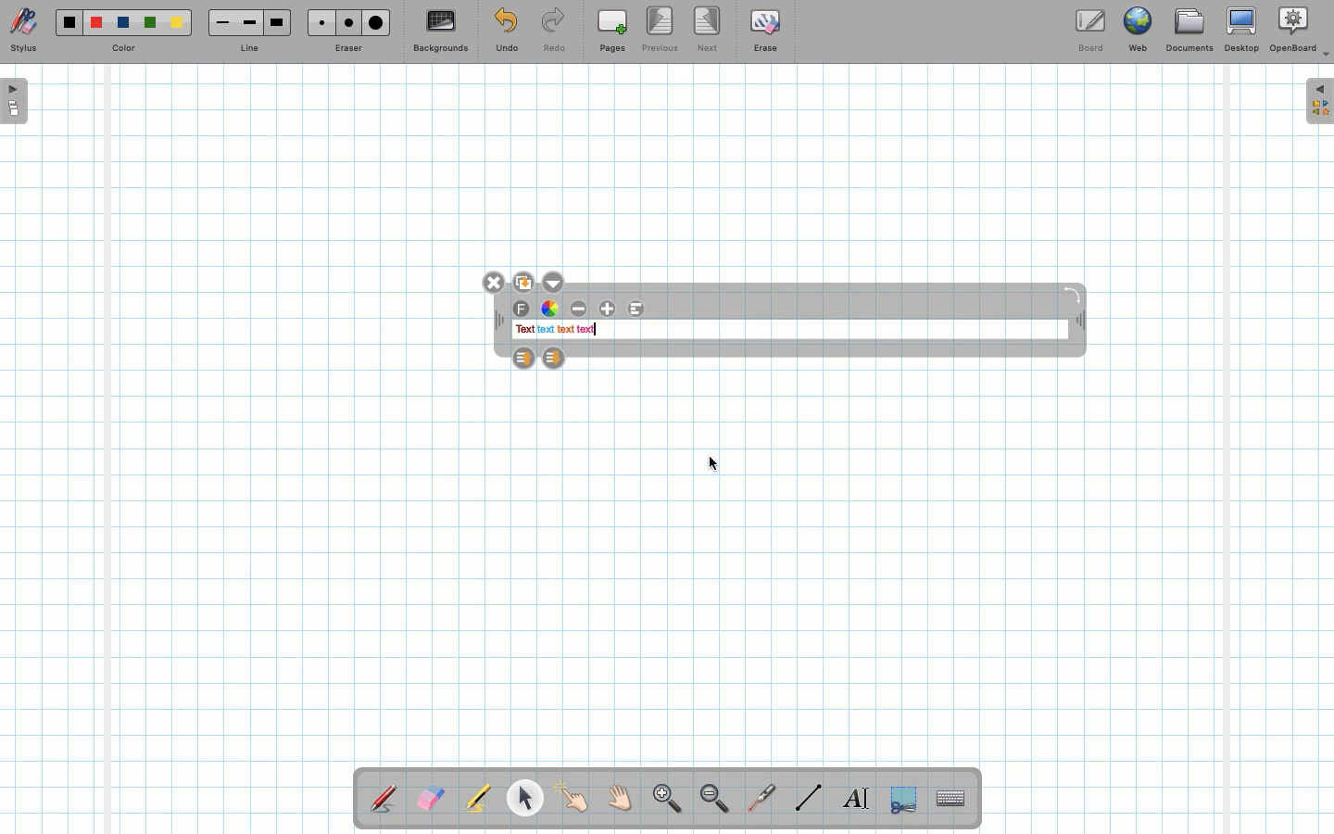 Image resolution: width=1334 pixels, height=834 pixels. What do you see at coordinates (430, 800) in the screenshot?
I see `Eraser` at bounding box center [430, 800].